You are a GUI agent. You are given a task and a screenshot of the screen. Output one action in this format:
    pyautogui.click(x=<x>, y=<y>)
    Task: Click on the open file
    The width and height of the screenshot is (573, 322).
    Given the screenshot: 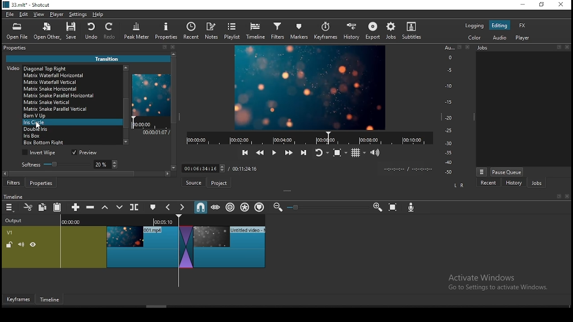 What is the action you would take?
    pyautogui.click(x=19, y=32)
    